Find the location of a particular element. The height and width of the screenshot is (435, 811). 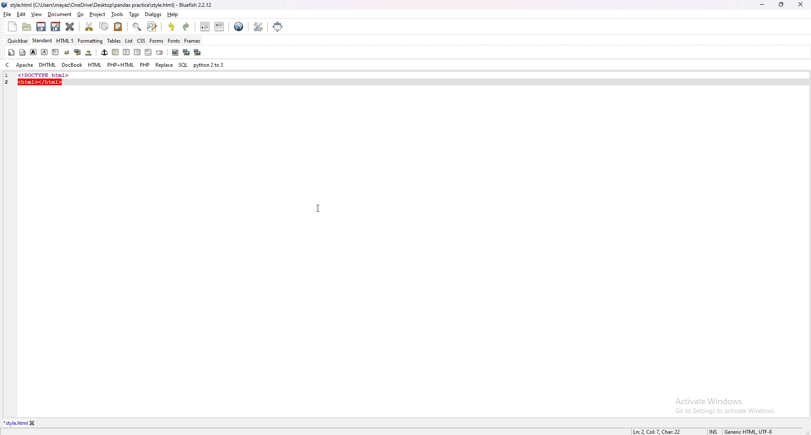

go is located at coordinates (82, 15).